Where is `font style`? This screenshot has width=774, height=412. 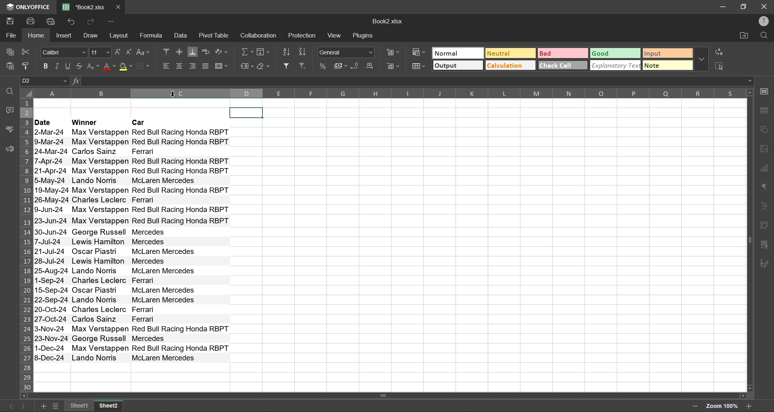
font style is located at coordinates (64, 52).